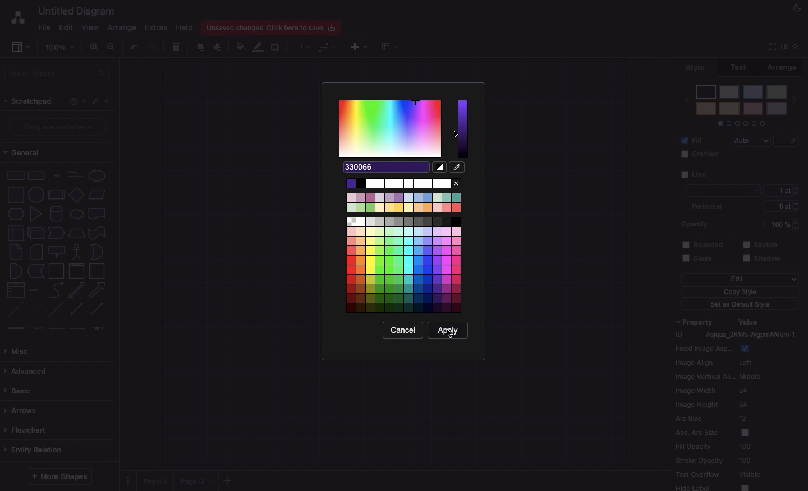 This screenshot has width=808, height=491. I want to click on To front , so click(199, 45).